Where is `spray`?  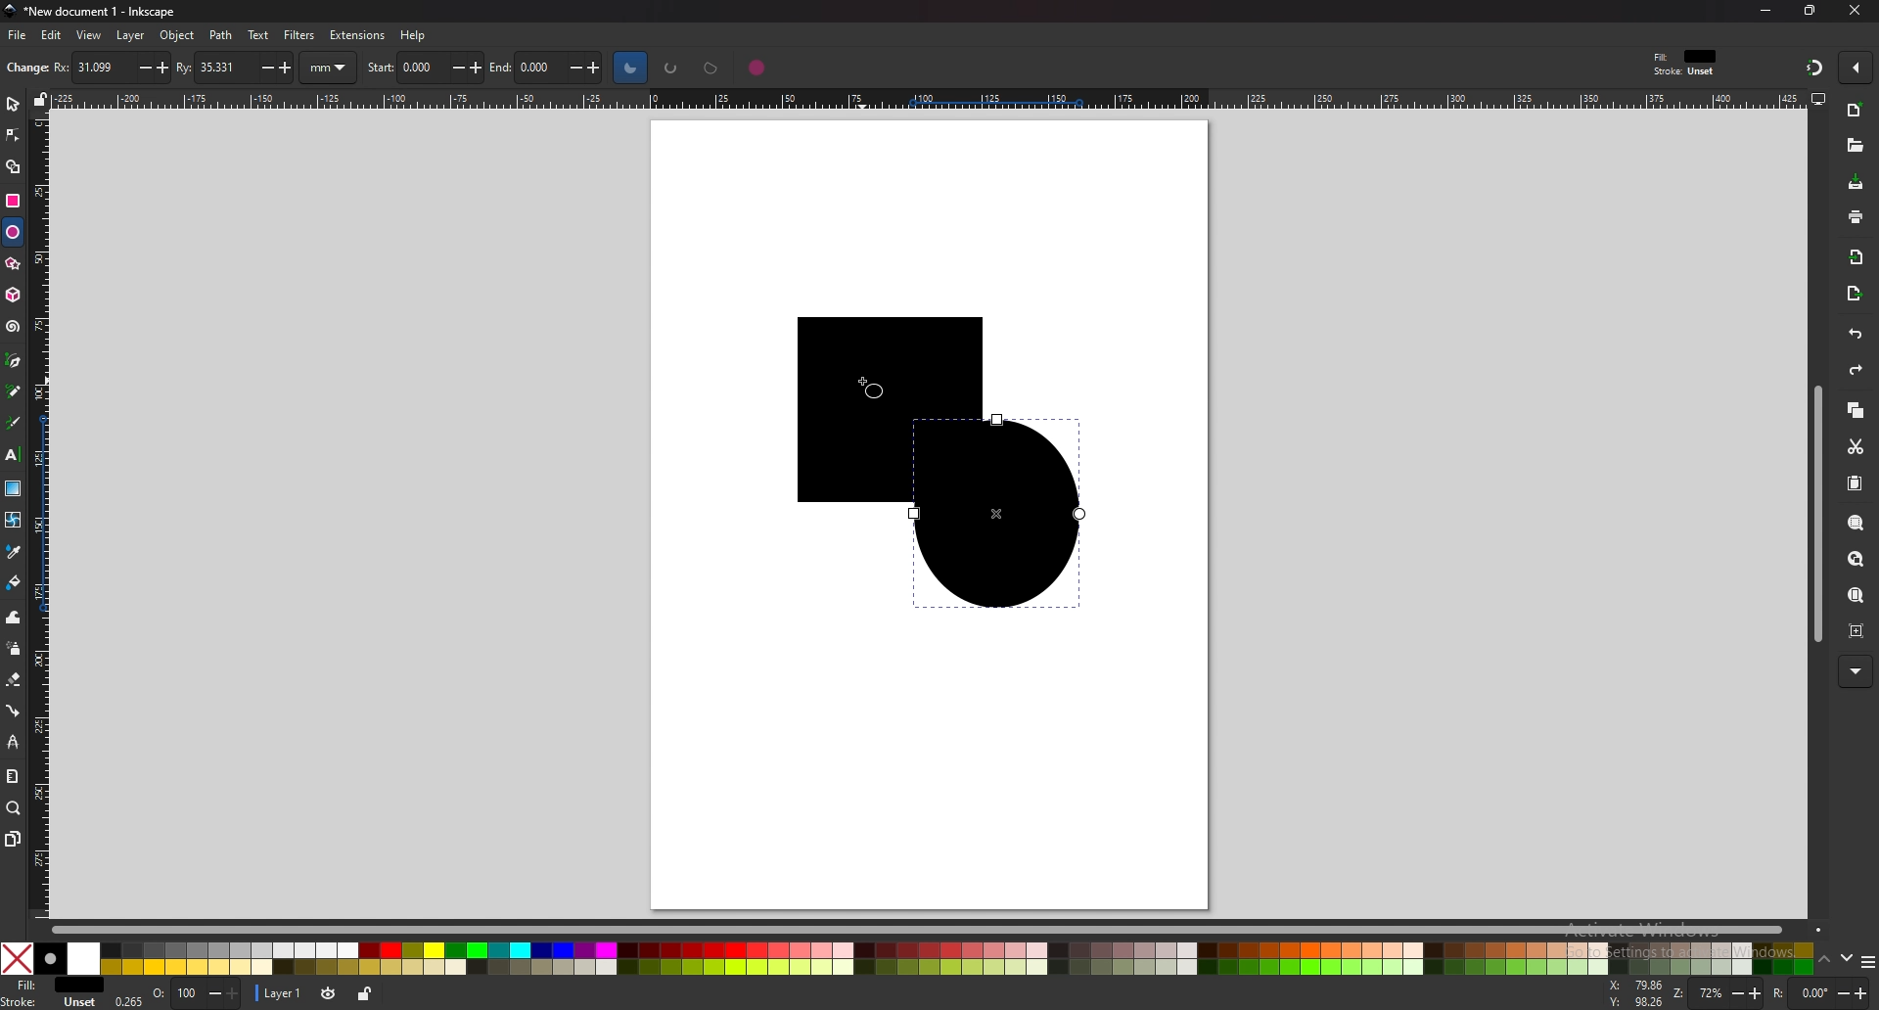
spray is located at coordinates (13, 649).